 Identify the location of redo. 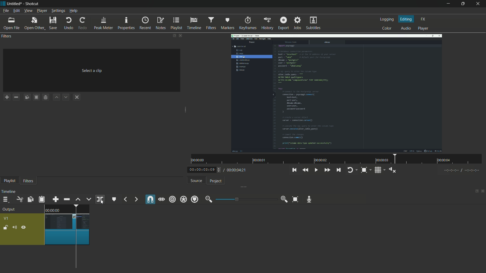
(83, 24).